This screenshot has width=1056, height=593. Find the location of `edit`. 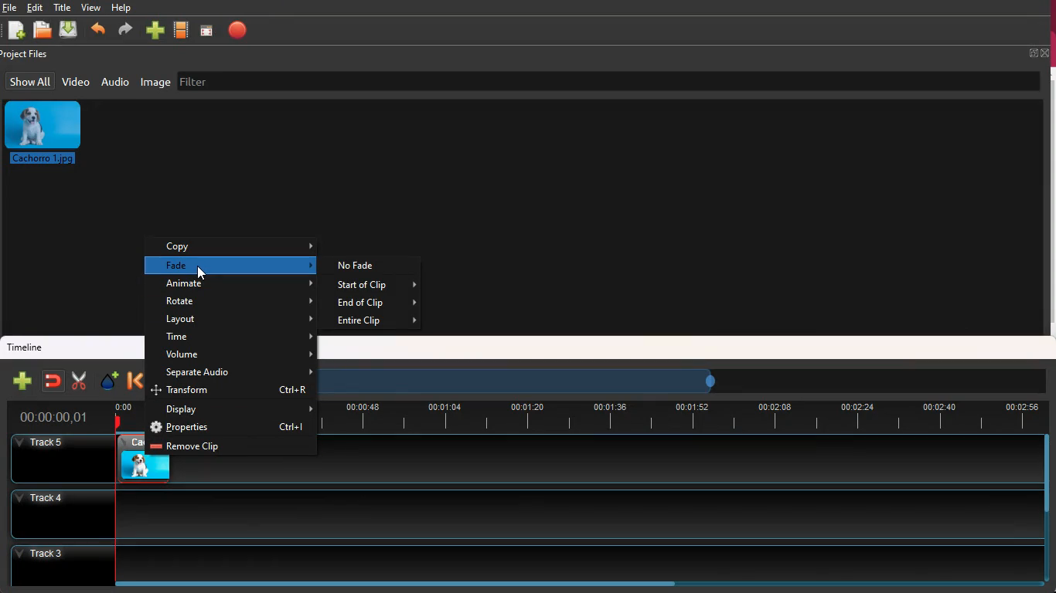

edit is located at coordinates (36, 8).